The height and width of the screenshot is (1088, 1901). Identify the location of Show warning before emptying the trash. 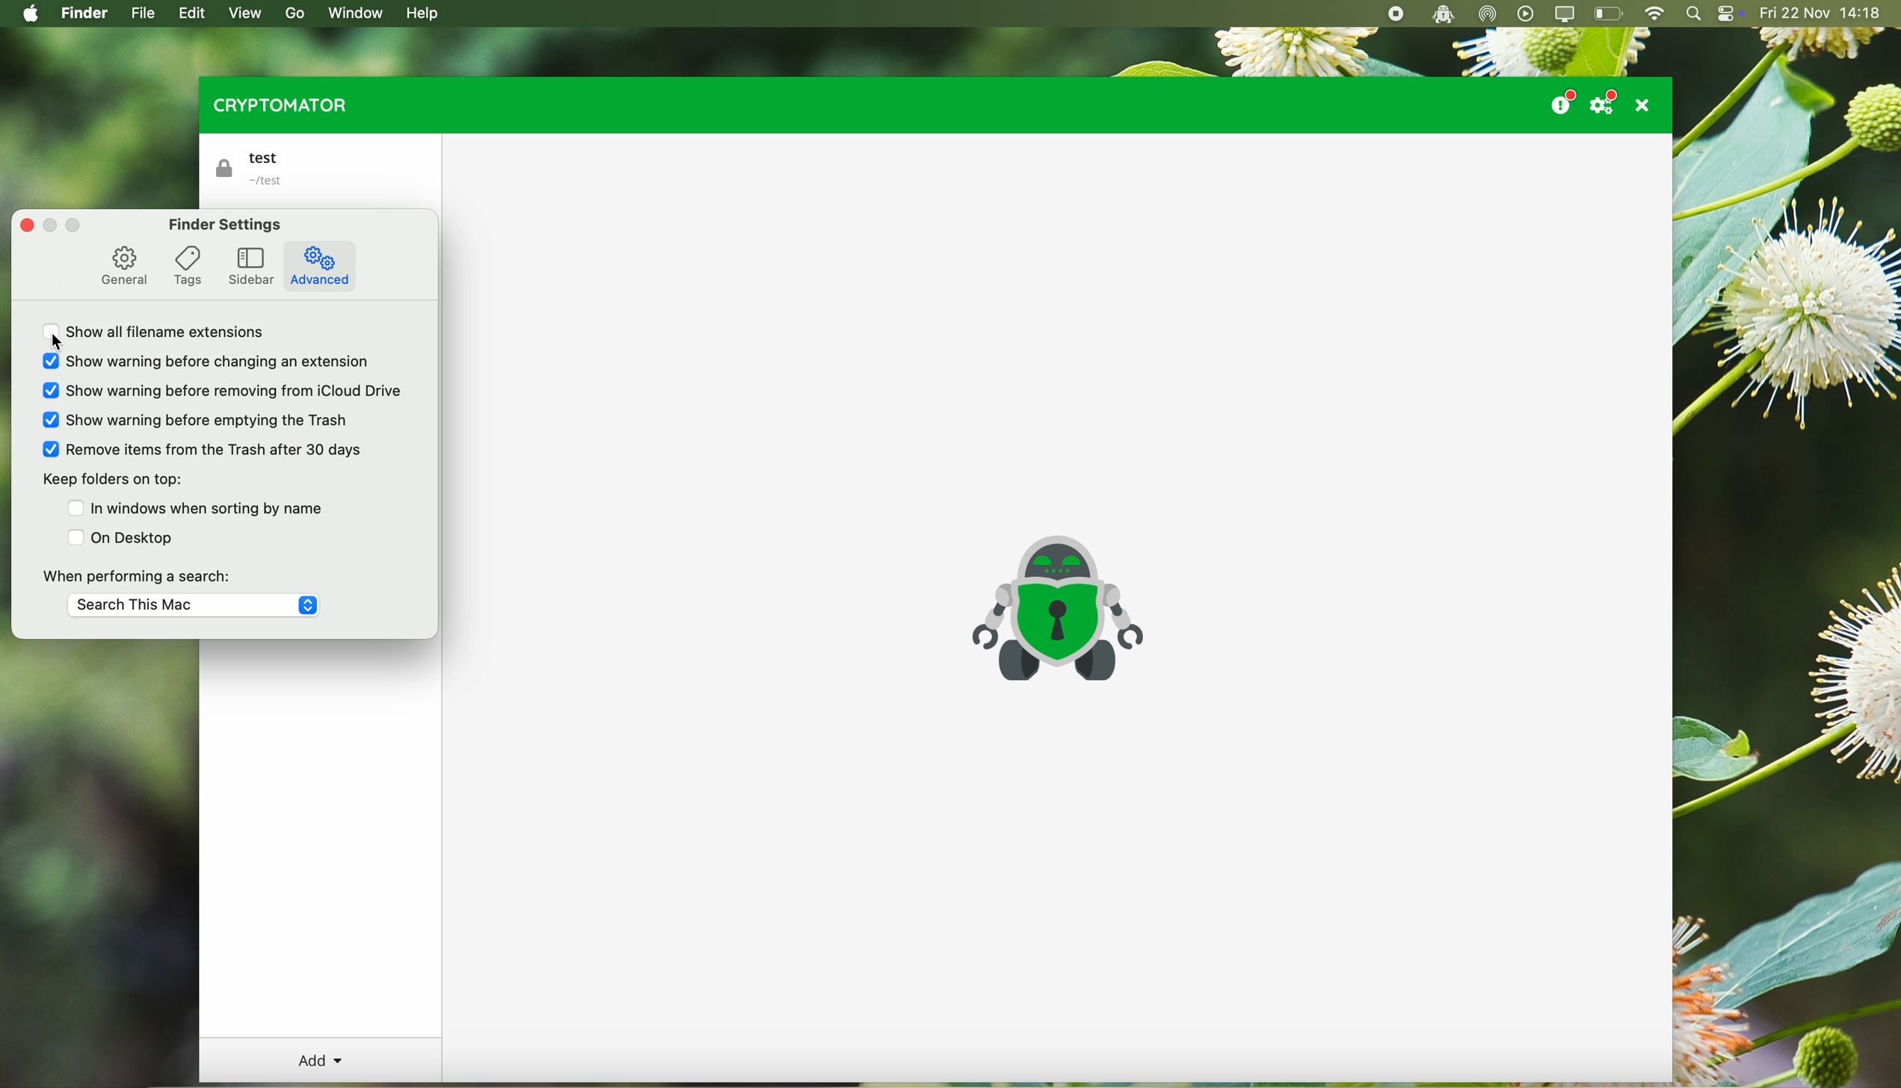
(196, 418).